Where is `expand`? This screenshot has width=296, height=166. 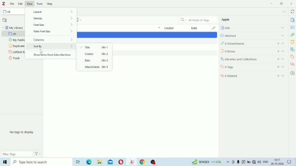
expand is located at coordinates (284, 51).